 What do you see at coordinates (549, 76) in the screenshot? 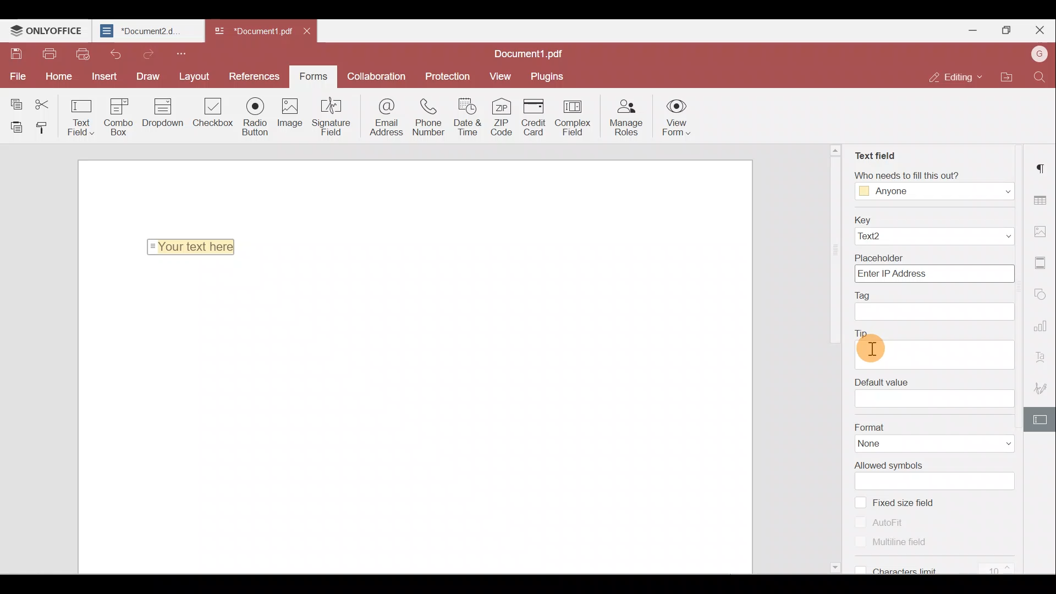
I see `Plugins` at bounding box center [549, 76].